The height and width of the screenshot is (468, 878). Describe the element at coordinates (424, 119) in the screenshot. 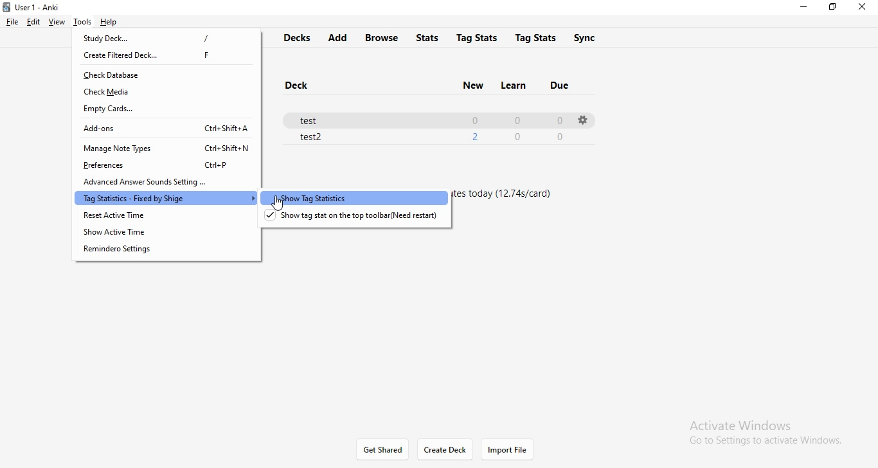

I see `test` at that location.